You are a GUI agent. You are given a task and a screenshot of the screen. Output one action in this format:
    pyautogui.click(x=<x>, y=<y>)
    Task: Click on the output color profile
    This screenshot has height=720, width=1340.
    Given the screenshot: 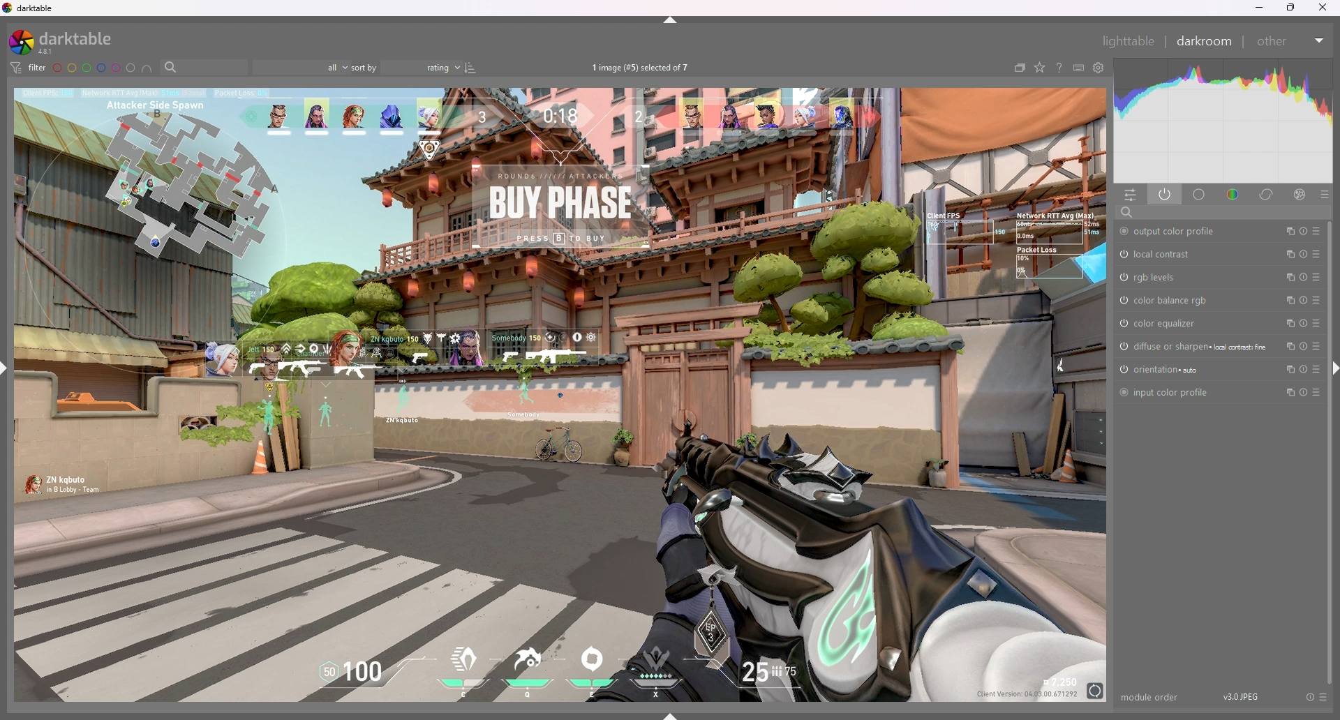 What is the action you would take?
    pyautogui.click(x=1172, y=231)
    